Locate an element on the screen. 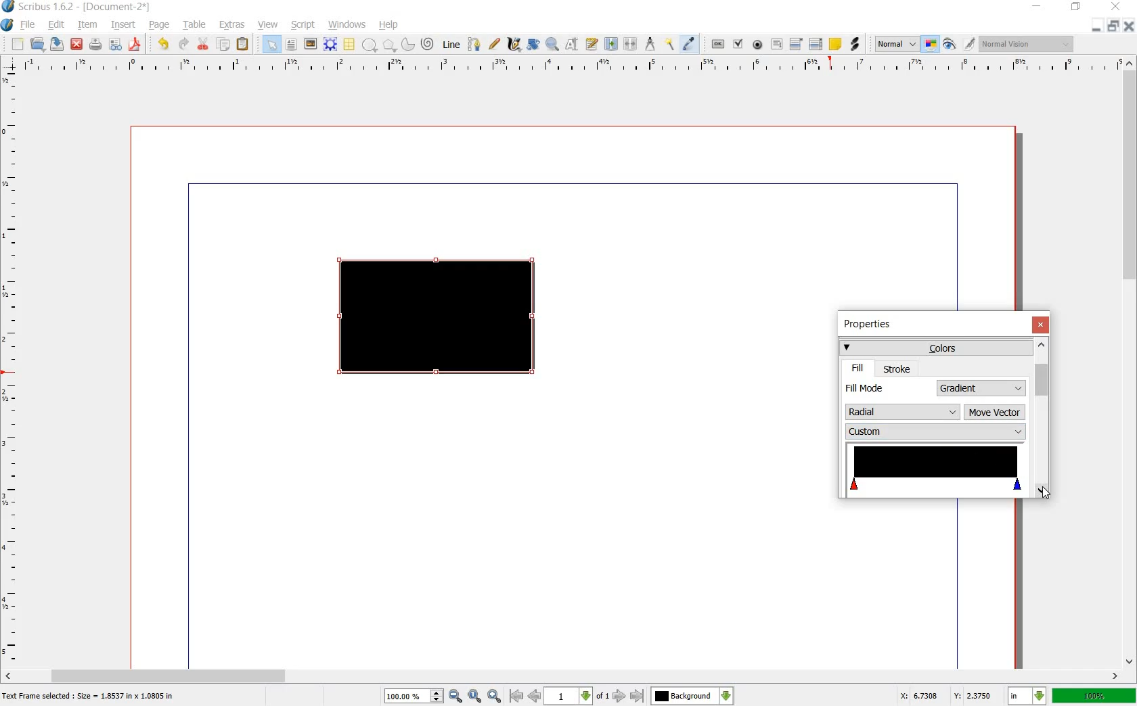 The width and height of the screenshot is (1137, 706). save is located at coordinates (58, 44).